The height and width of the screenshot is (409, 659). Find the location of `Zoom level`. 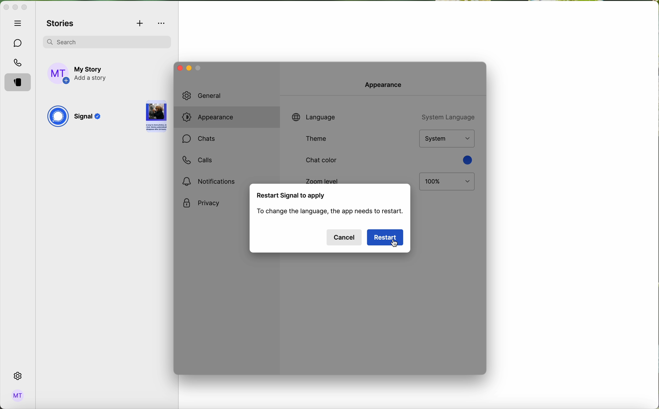

Zoom level is located at coordinates (323, 179).